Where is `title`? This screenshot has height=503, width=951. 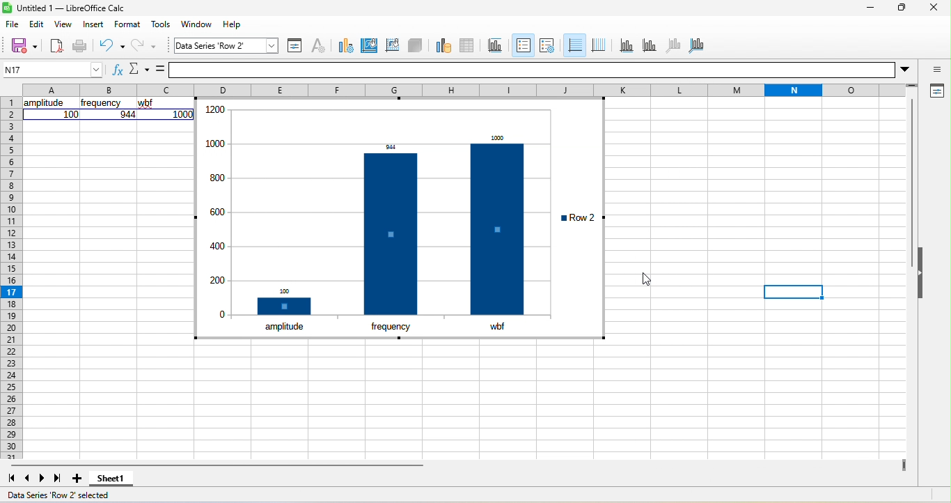 title is located at coordinates (494, 48).